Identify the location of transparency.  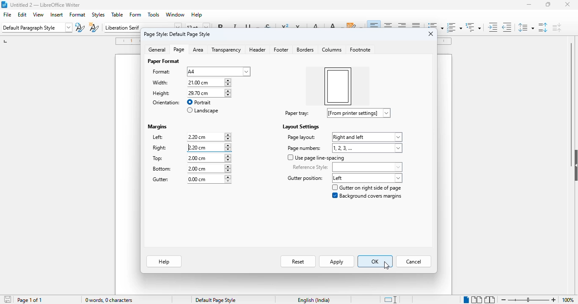
(226, 50).